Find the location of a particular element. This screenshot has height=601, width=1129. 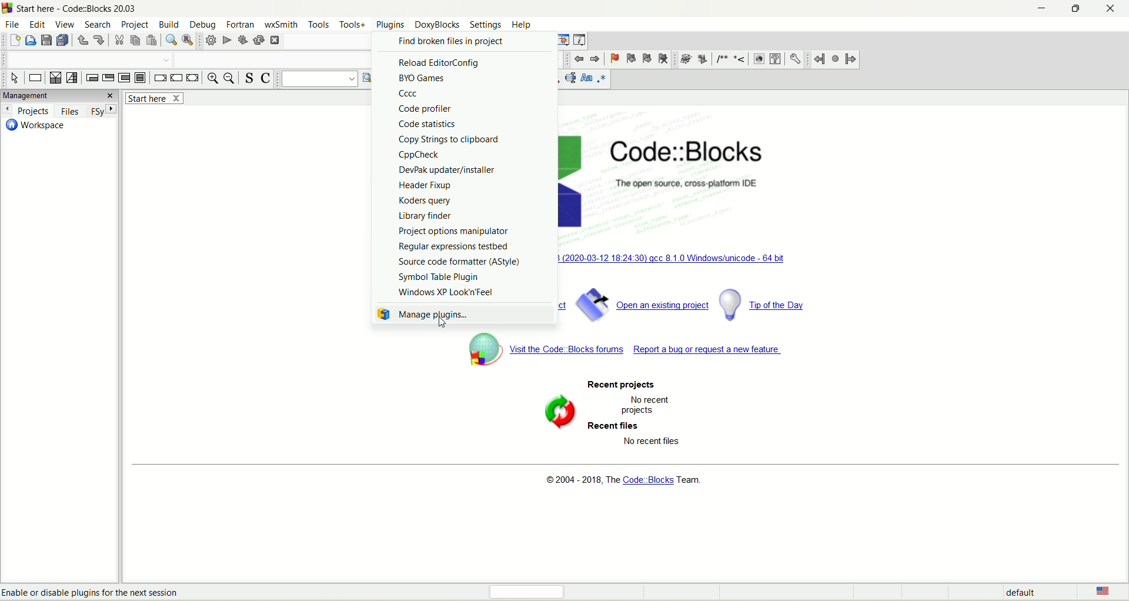

previous is located at coordinates (579, 60).